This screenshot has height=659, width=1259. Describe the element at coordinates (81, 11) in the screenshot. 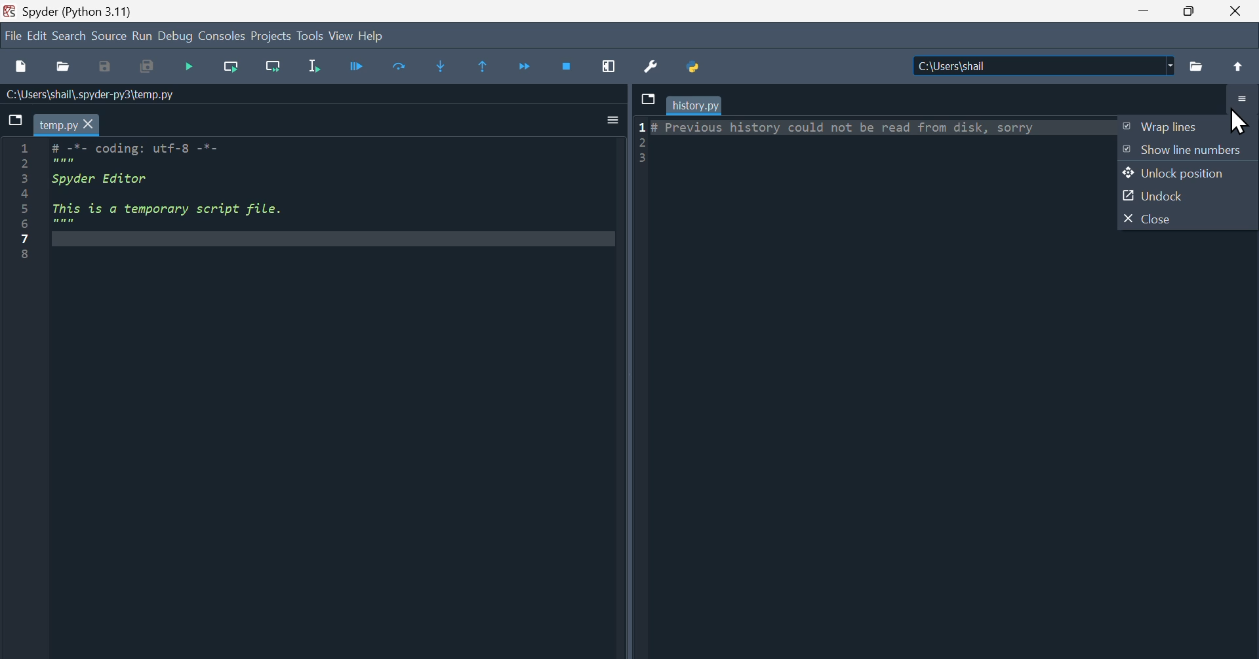

I see `Spyder (Python 3.11)` at that location.